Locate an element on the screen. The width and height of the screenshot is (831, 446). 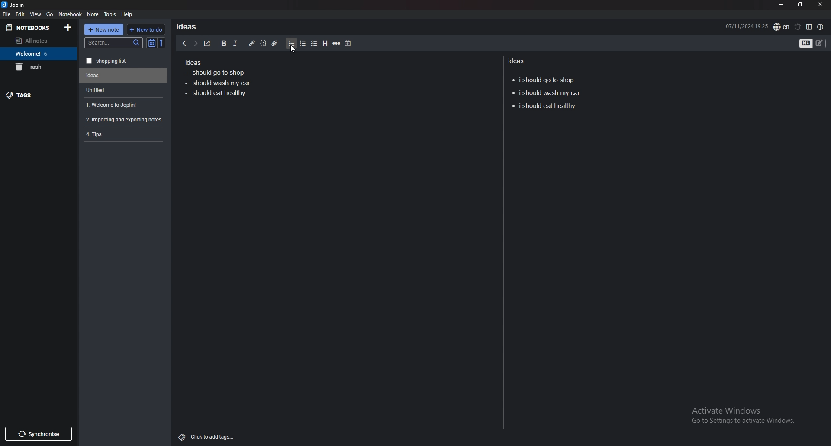
view is located at coordinates (36, 14).